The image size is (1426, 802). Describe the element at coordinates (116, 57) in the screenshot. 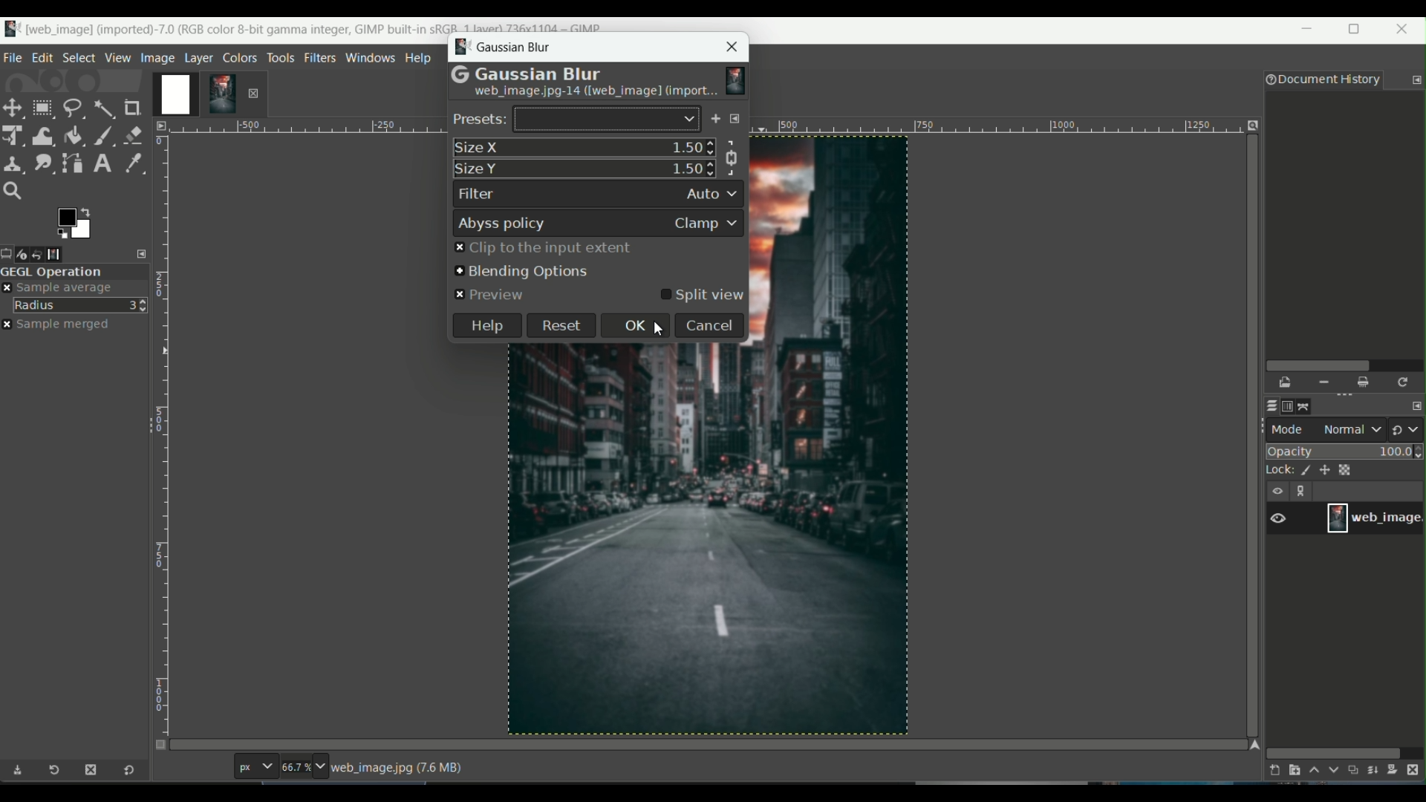

I see `view tab` at that location.